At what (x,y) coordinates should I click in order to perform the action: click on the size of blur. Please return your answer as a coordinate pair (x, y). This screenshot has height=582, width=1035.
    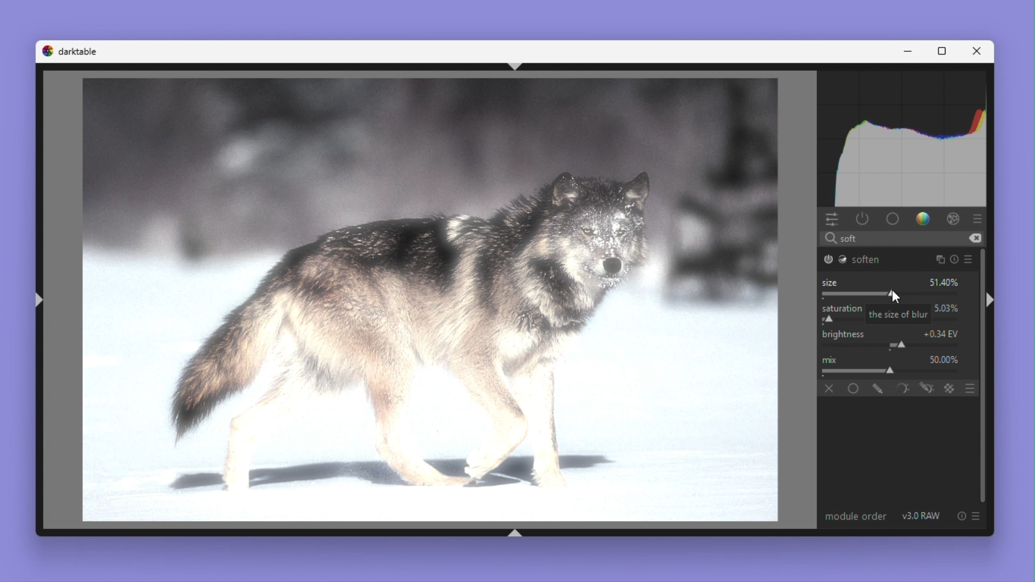
    Looking at the image, I should click on (898, 315).